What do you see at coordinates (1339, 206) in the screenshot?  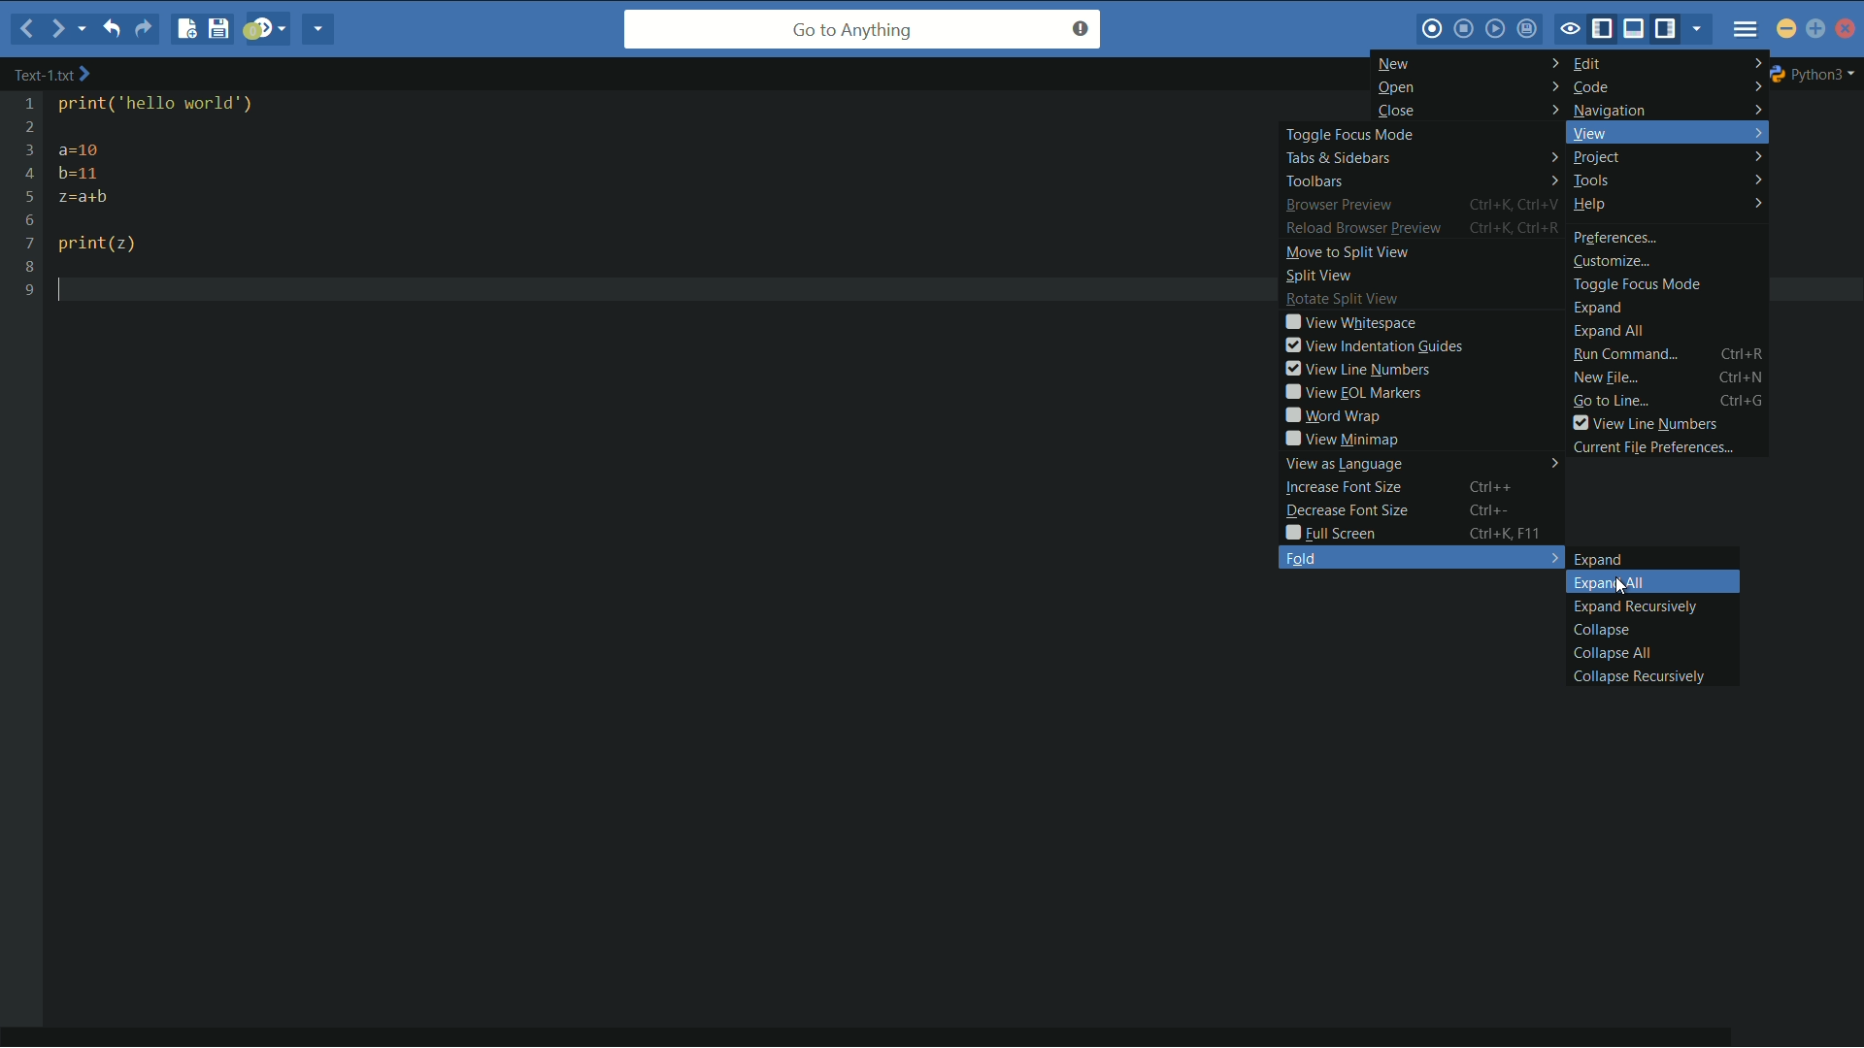 I see `browser preview` at bounding box center [1339, 206].